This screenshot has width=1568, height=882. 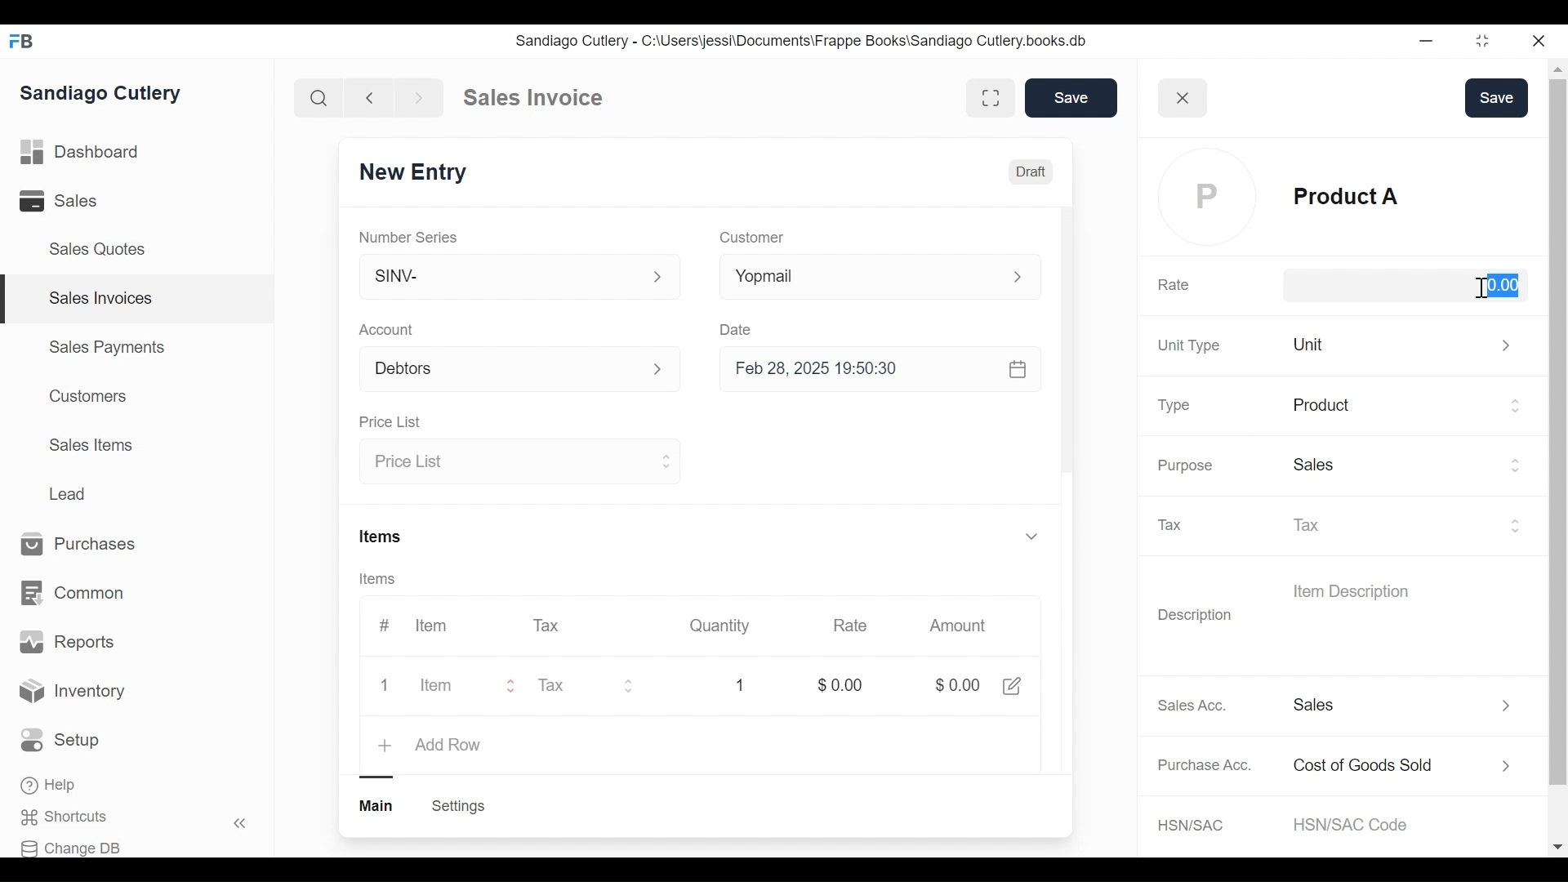 What do you see at coordinates (370, 97) in the screenshot?
I see `backward` at bounding box center [370, 97].